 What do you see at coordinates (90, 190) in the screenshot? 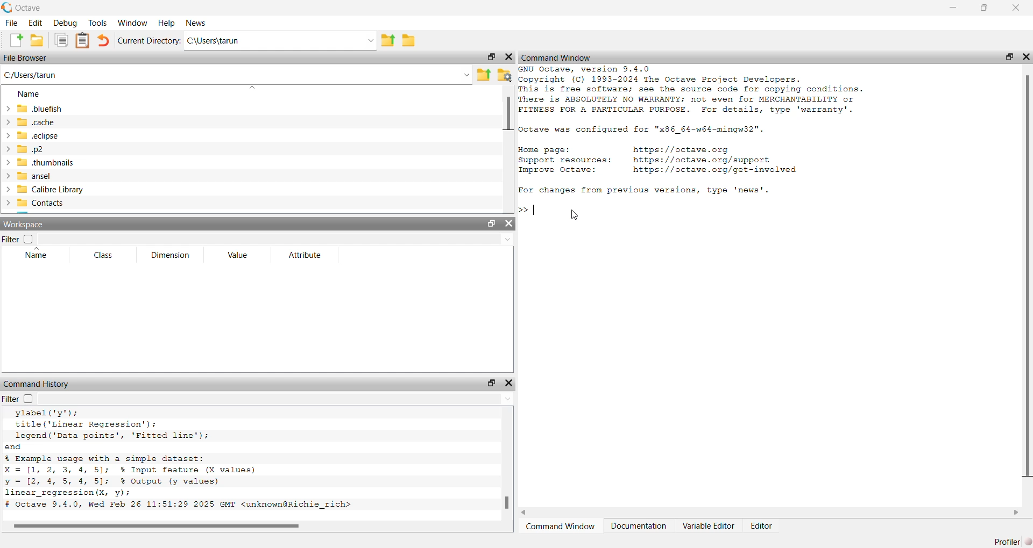
I see `calibre library` at bounding box center [90, 190].